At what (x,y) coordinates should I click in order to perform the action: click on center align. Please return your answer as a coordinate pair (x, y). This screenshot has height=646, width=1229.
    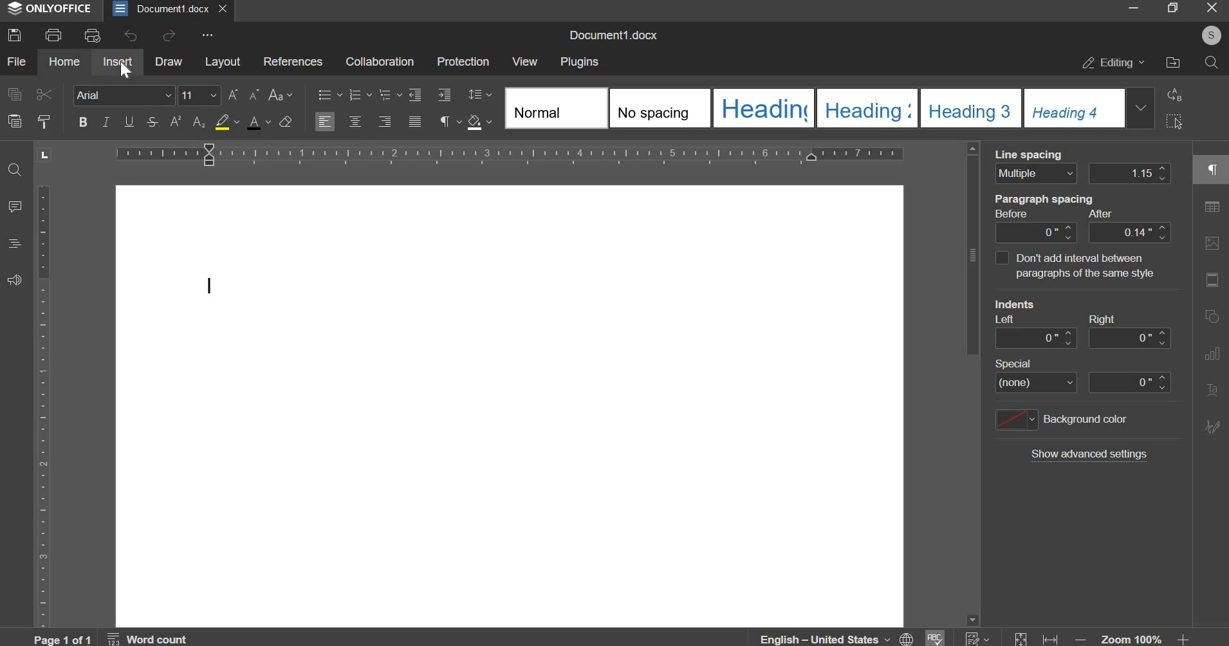
    Looking at the image, I should click on (355, 122).